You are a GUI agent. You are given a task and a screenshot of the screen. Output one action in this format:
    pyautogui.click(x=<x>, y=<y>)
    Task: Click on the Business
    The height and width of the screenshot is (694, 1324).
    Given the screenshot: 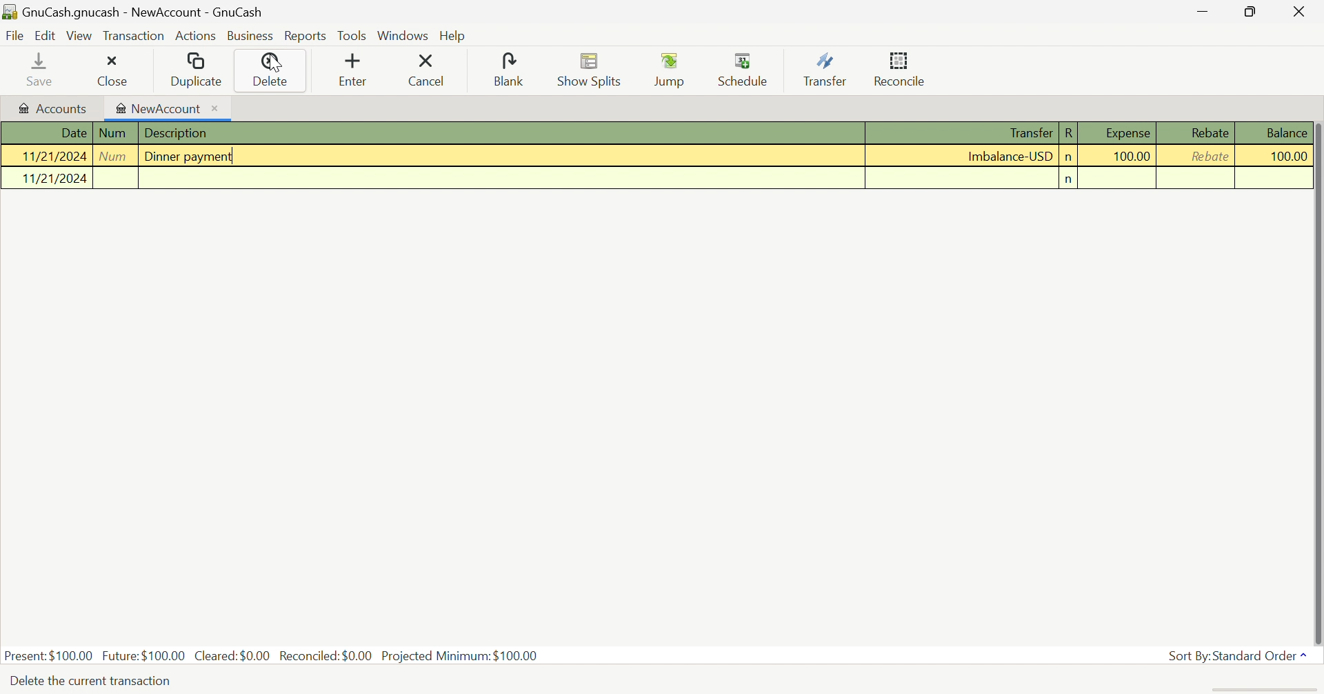 What is the action you would take?
    pyautogui.click(x=252, y=37)
    